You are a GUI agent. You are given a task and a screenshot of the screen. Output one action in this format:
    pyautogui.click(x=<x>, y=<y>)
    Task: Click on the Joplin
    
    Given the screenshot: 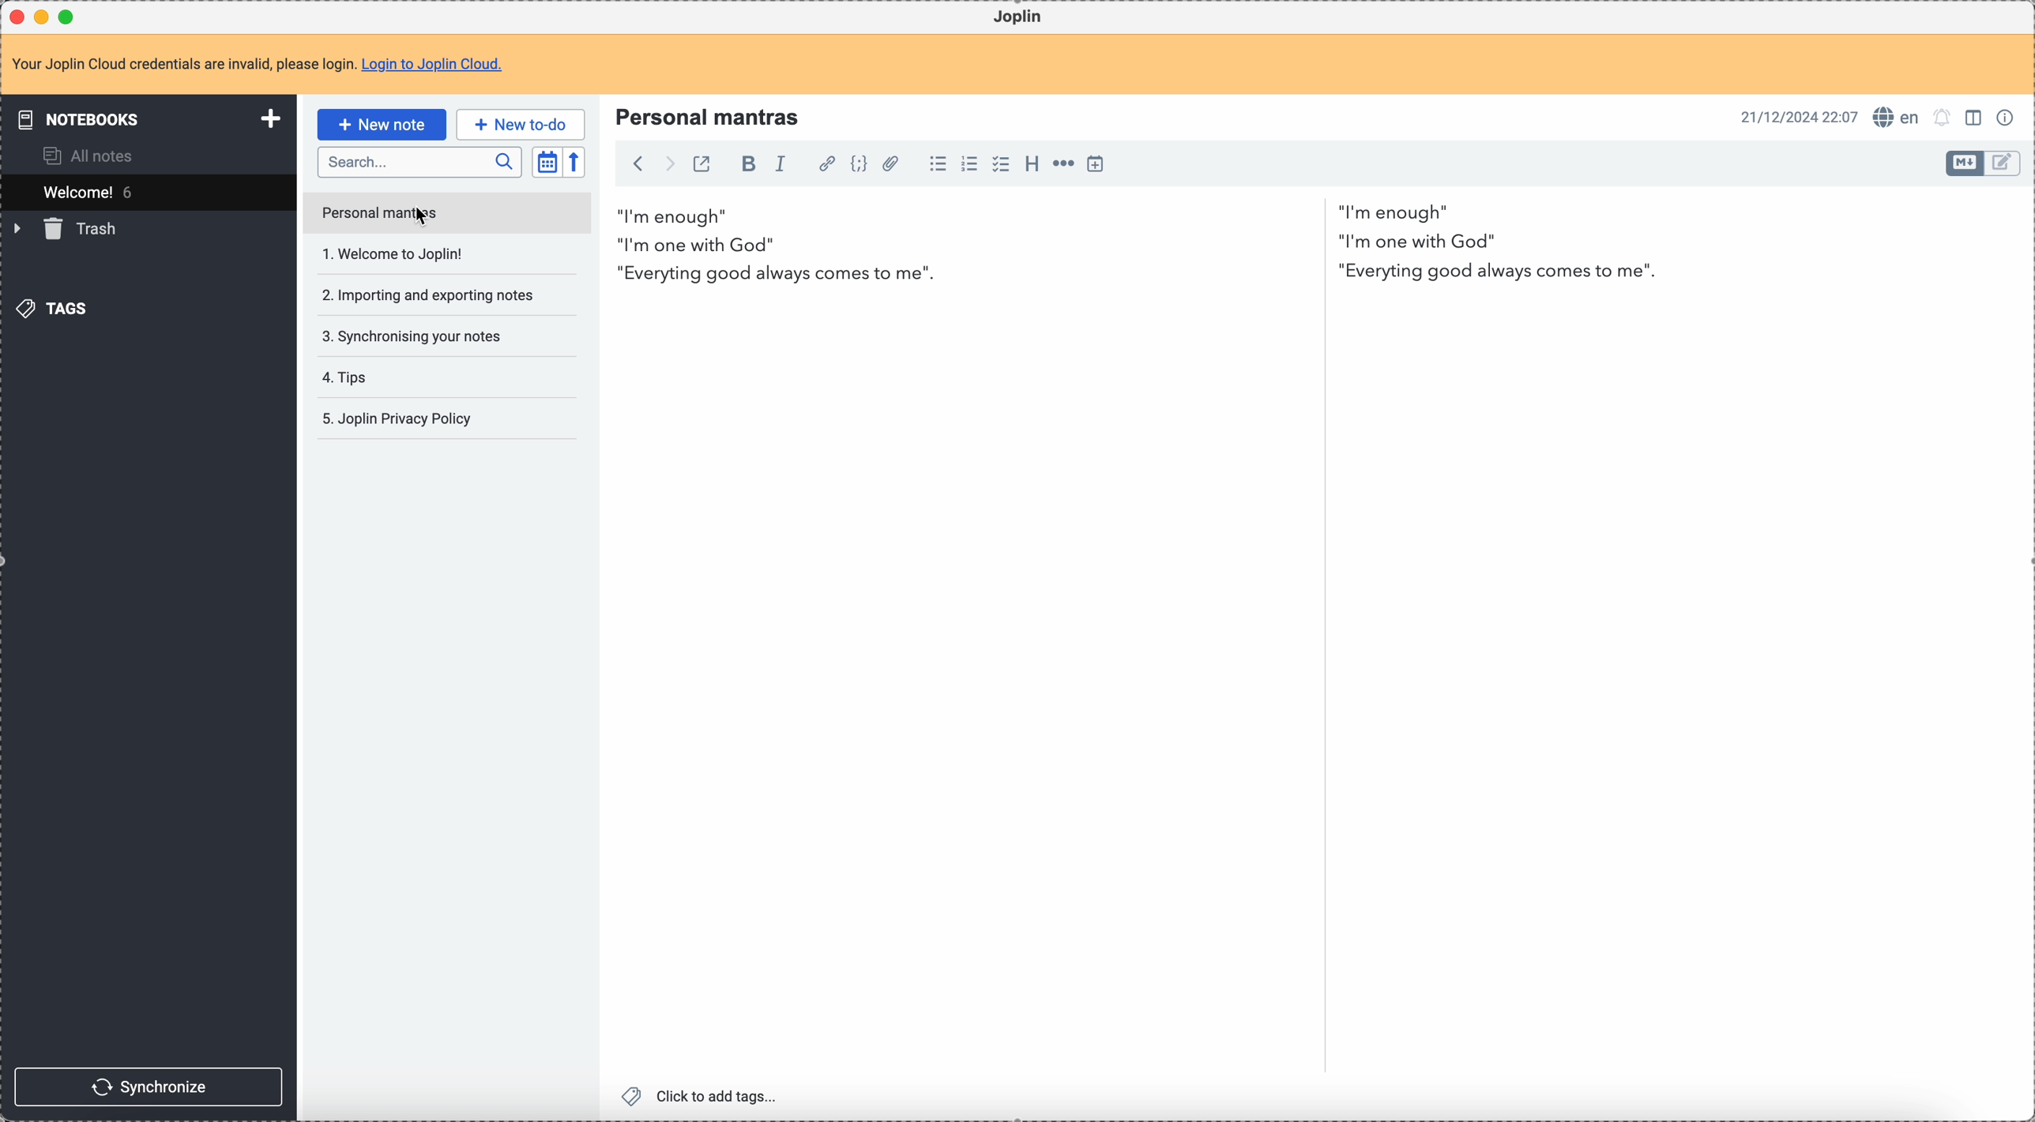 What is the action you would take?
    pyautogui.click(x=1016, y=17)
    